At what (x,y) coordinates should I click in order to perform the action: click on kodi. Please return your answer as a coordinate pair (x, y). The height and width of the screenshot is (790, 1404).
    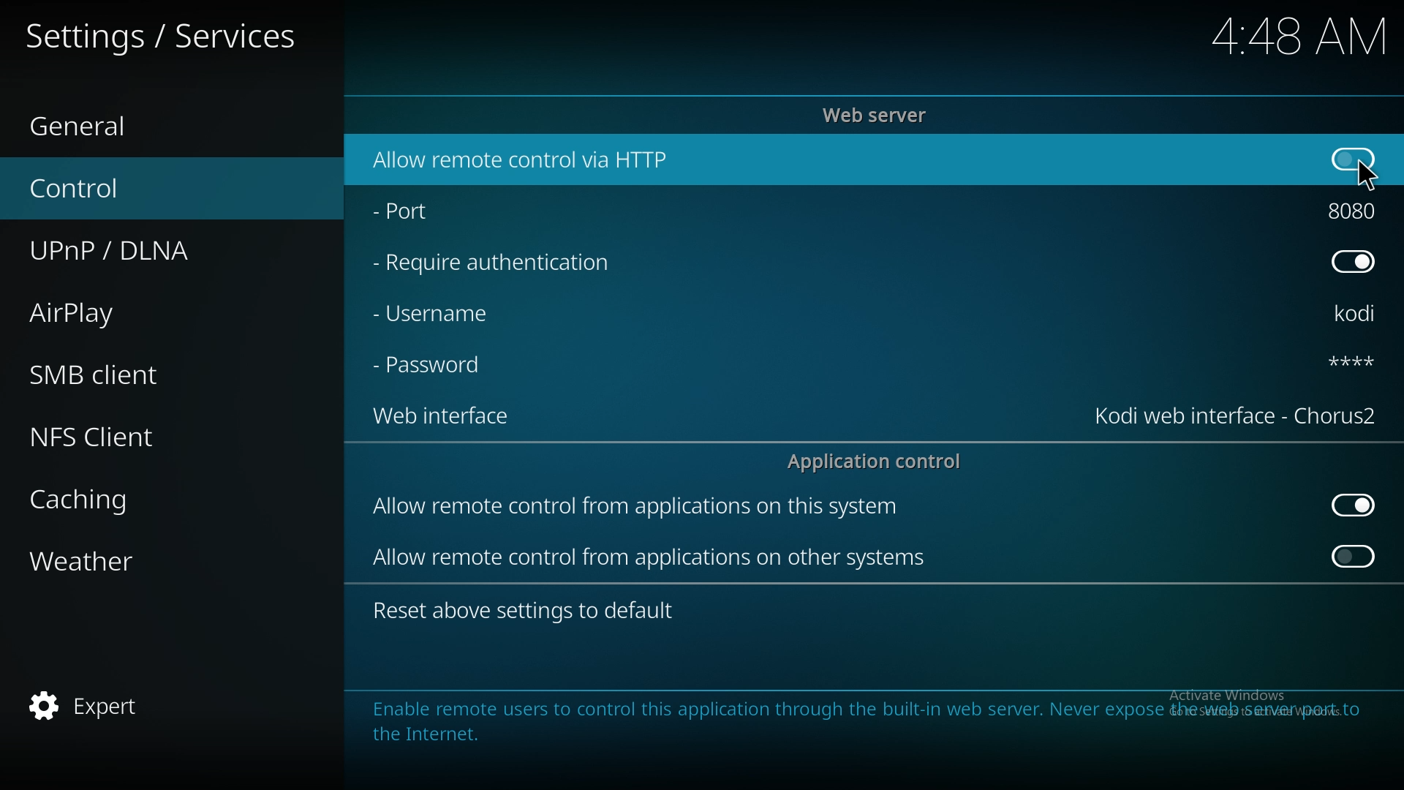
    Looking at the image, I should click on (1360, 313).